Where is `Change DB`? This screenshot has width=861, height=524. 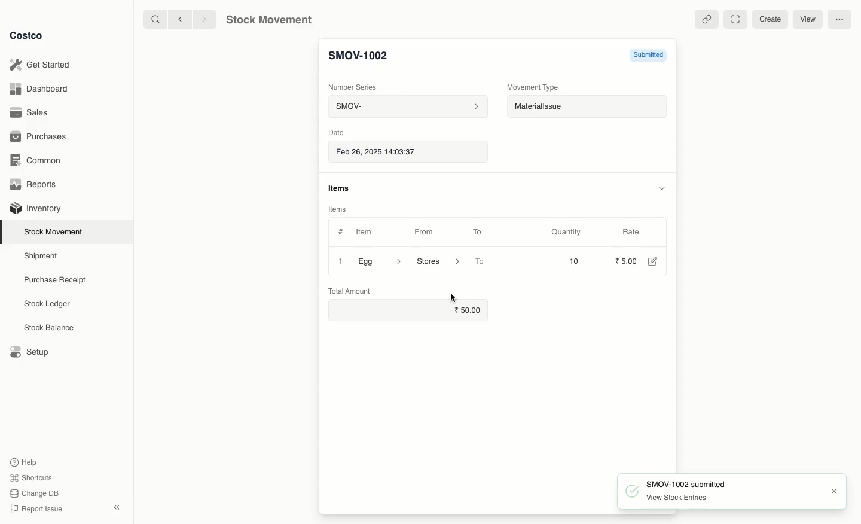
Change DB is located at coordinates (35, 493).